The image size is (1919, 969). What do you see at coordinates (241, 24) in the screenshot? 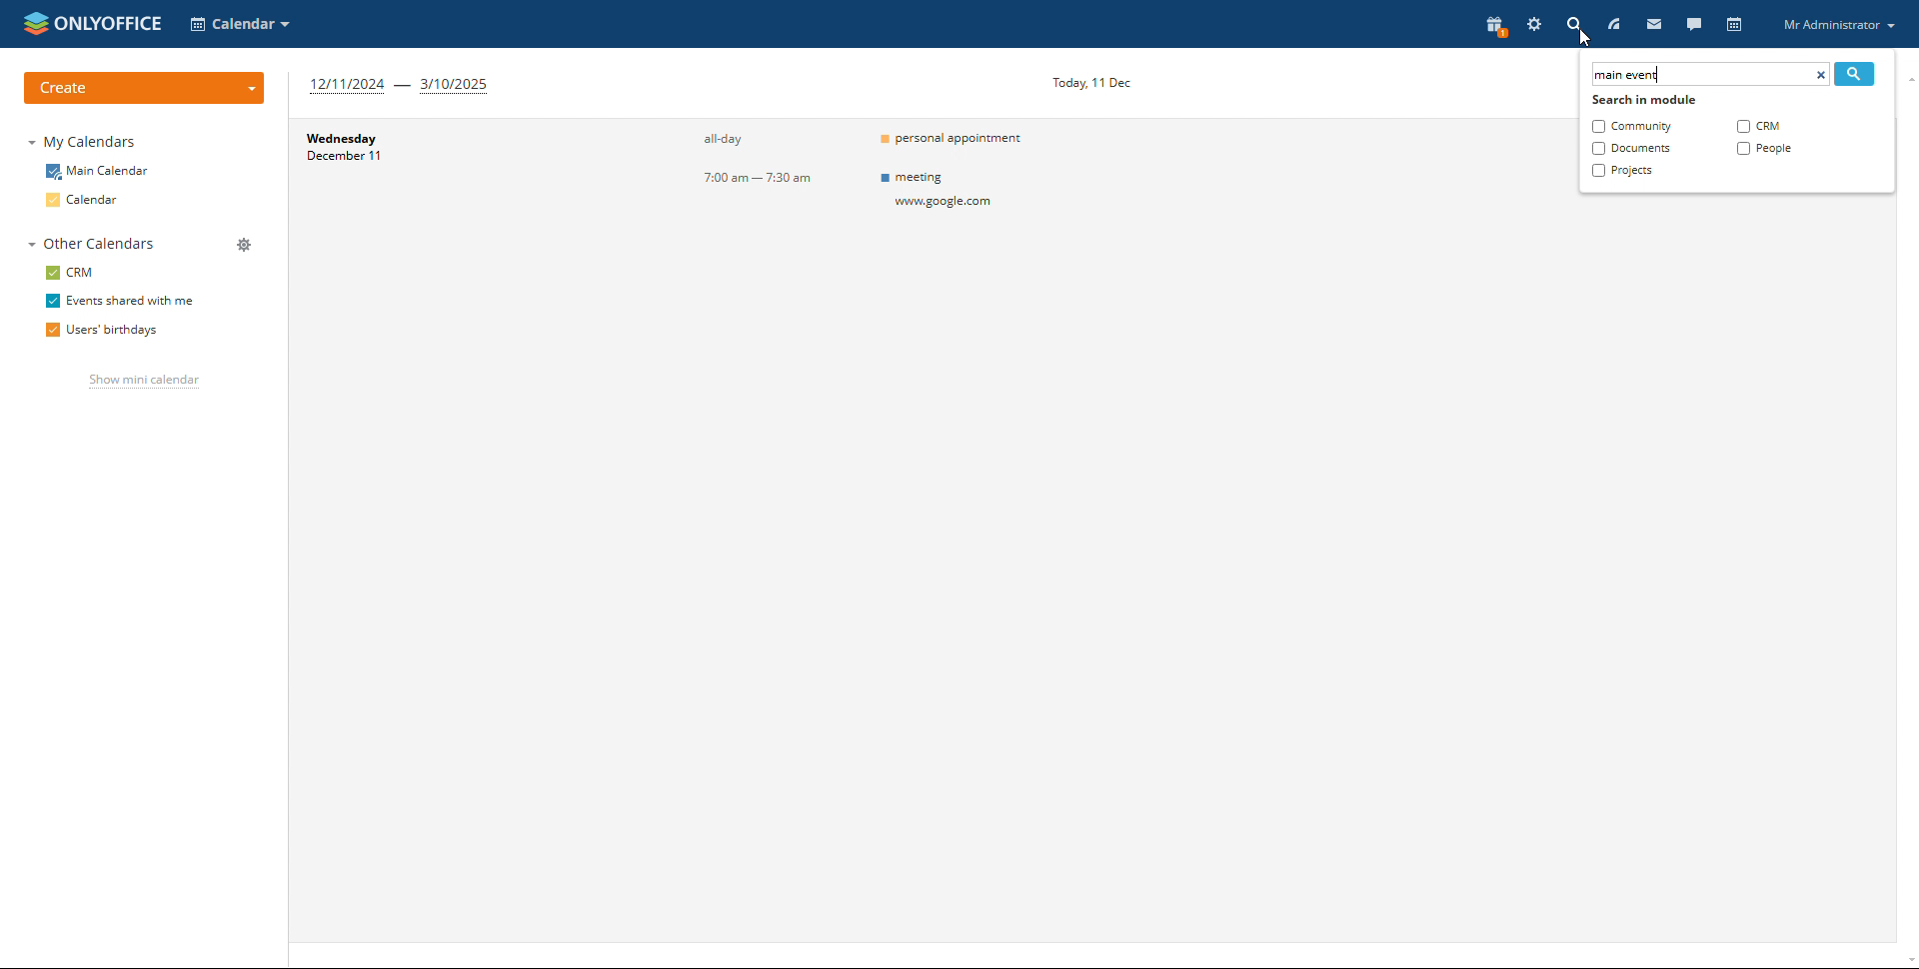
I see `select application` at bounding box center [241, 24].